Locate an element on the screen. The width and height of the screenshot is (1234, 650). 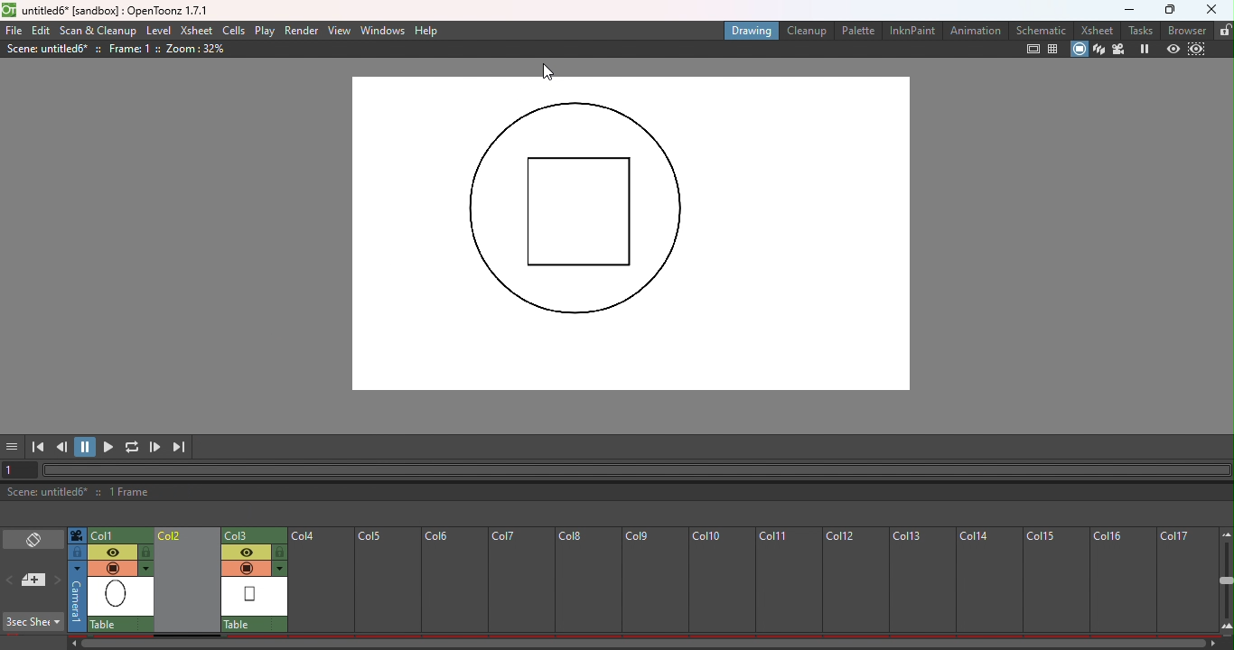
Horizontal scroll bar is located at coordinates (636, 642).